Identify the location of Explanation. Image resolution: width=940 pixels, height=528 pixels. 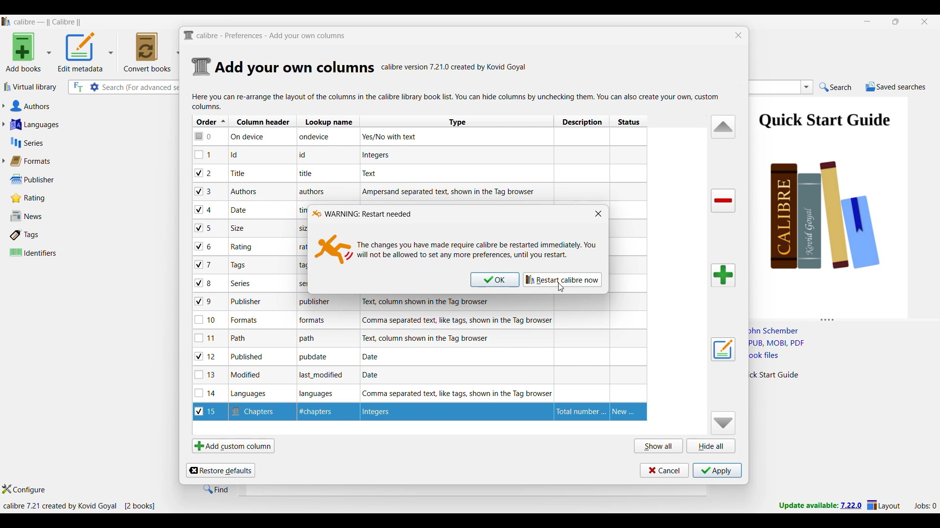
(457, 320).